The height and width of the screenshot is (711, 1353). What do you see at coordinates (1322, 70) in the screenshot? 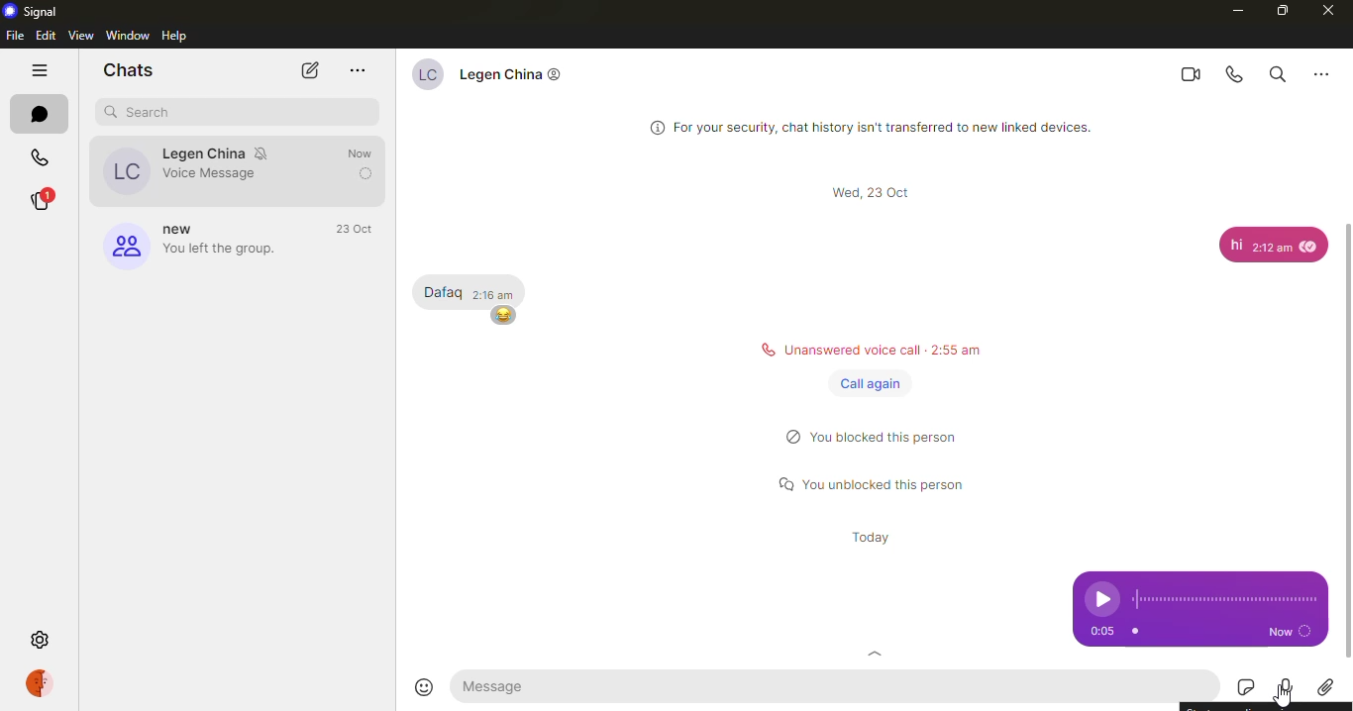
I see `more` at bounding box center [1322, 70].